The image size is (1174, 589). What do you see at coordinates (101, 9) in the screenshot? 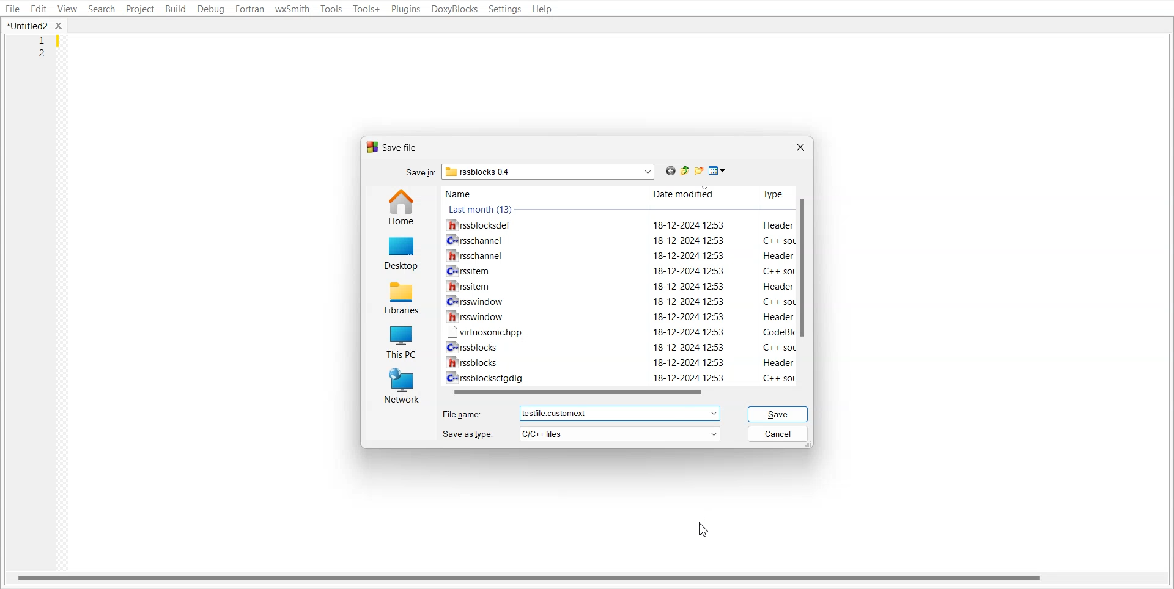
I see `Search` at bounding box center [101, 9].